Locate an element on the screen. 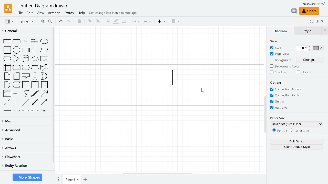 The width and height of the screenshot is (328, 184). Advanced is located at coordinates (26, 130).